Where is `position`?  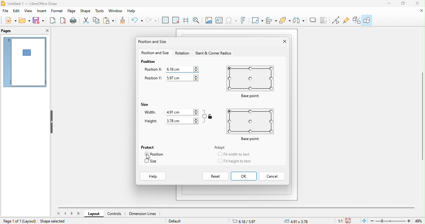 position is located at coordinates (149, 61).